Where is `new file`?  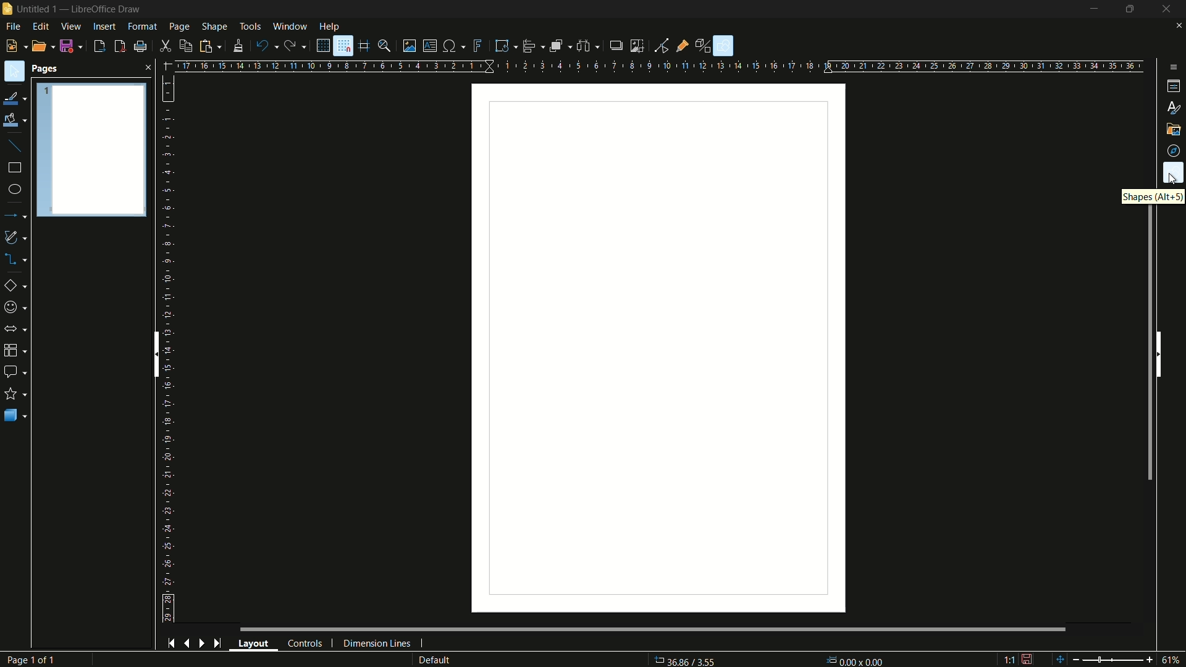 new file is located at coordinates (15, 46).